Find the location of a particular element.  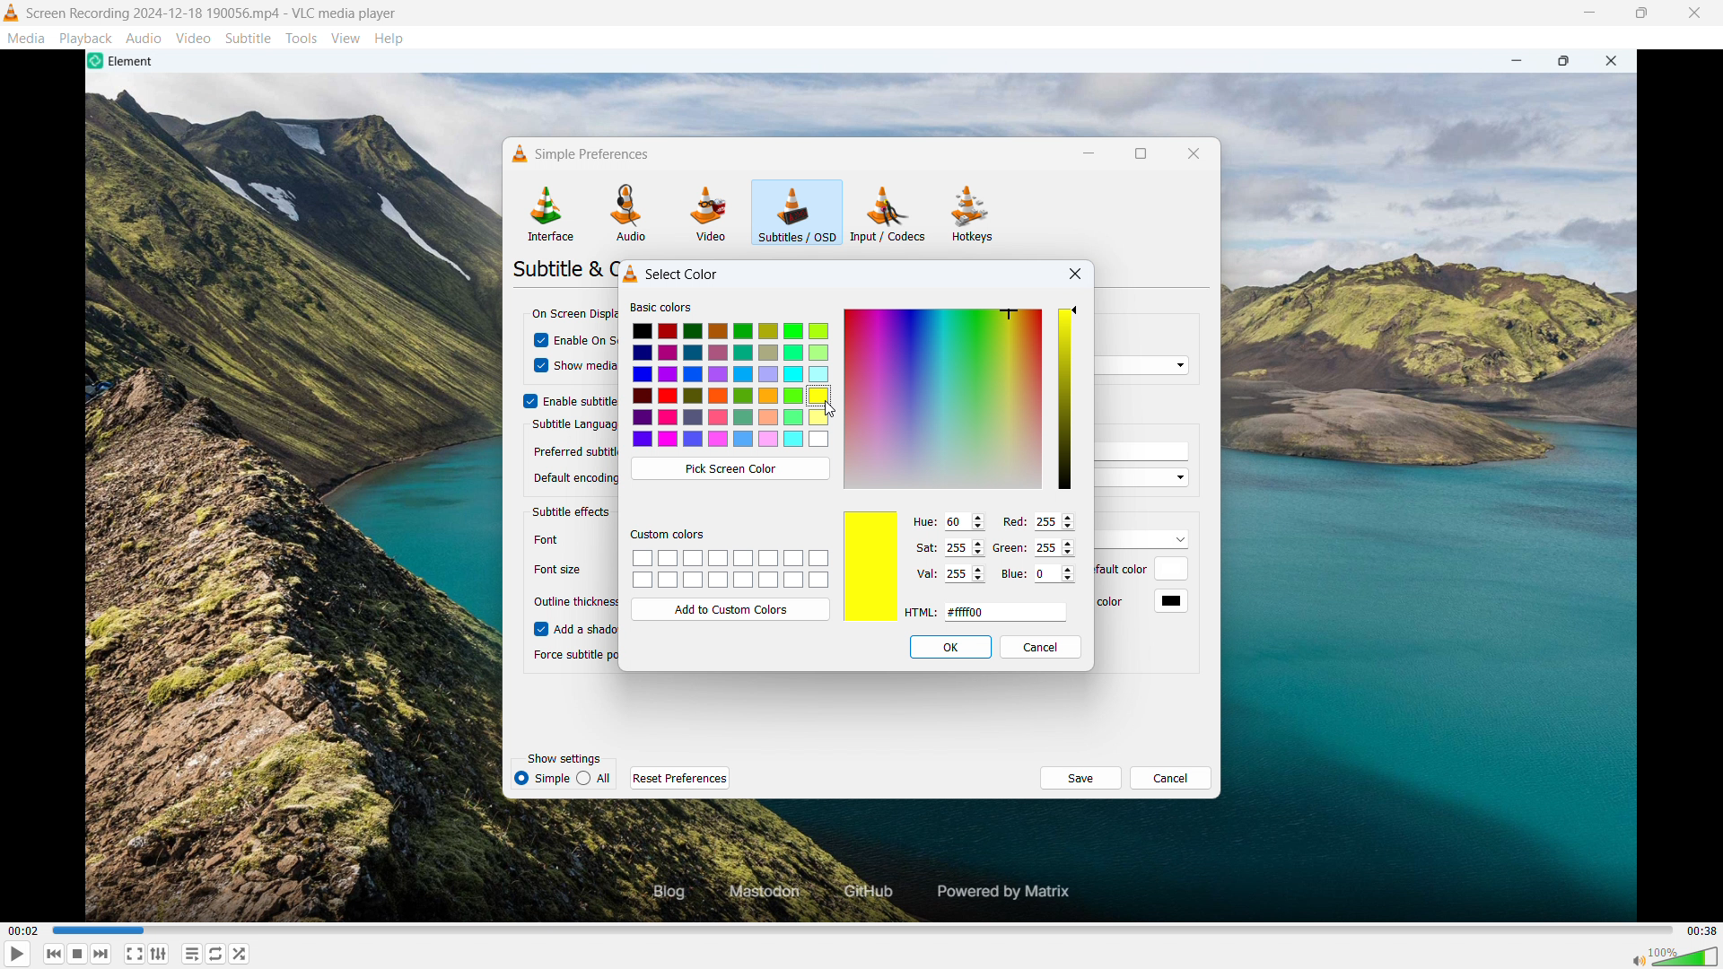

simple  is located at coordinates (541, 779).